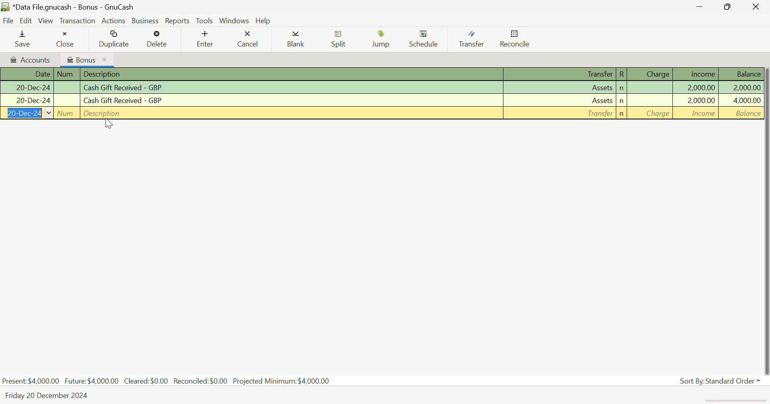 This screenshot has height=404, width=770. Describe the element at coordinates (701, 6) in the screenshot. I see `Restore Down` at that location.